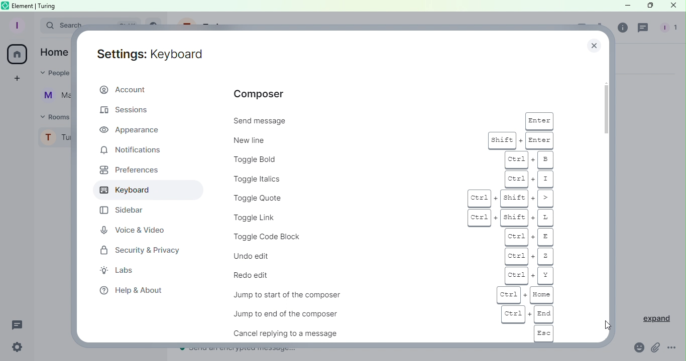 Image resolution: width=686 pixels, height=361 pixels. What do you see at coordinates (529, 178) in the screenshot?
I see `ctrl + i` at bounding box center [529, 178].